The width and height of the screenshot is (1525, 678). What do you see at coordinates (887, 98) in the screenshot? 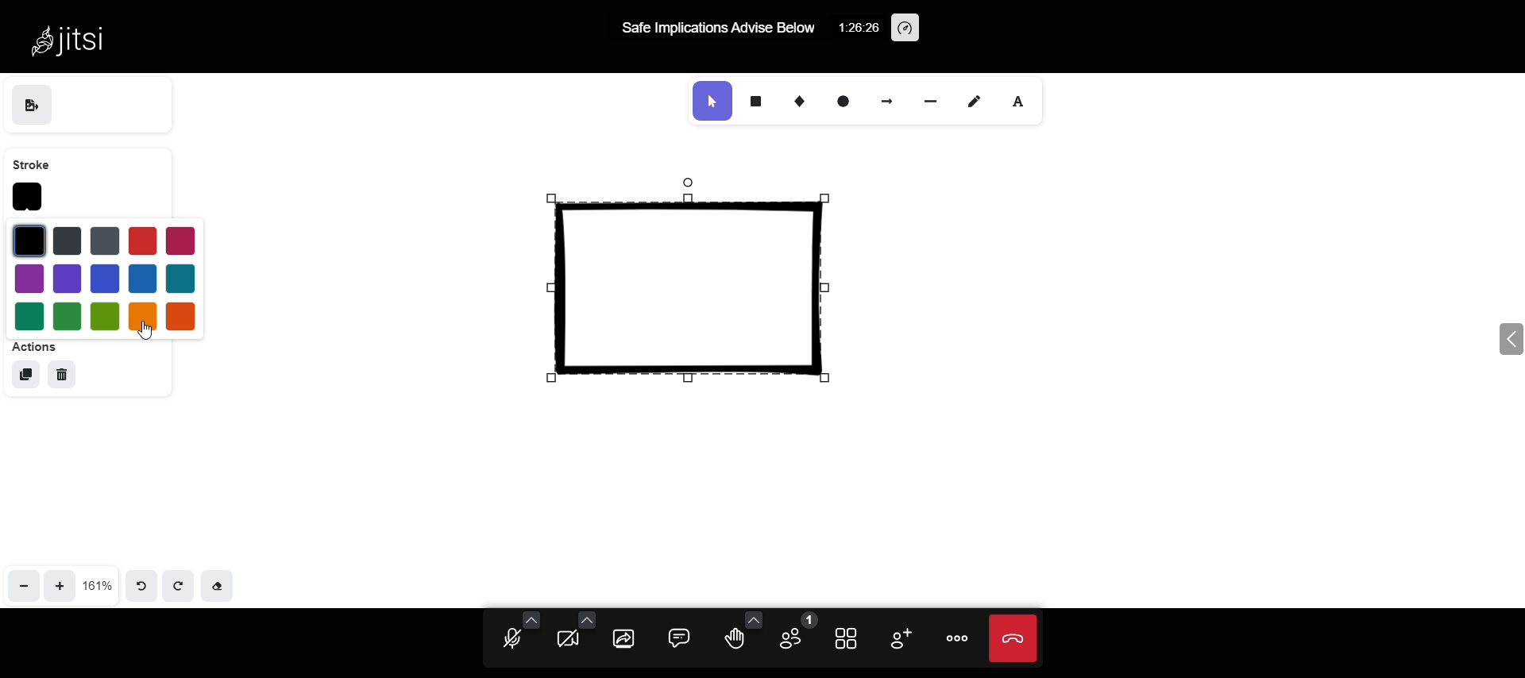
I see `arrow` at bounding box center [887, 98].